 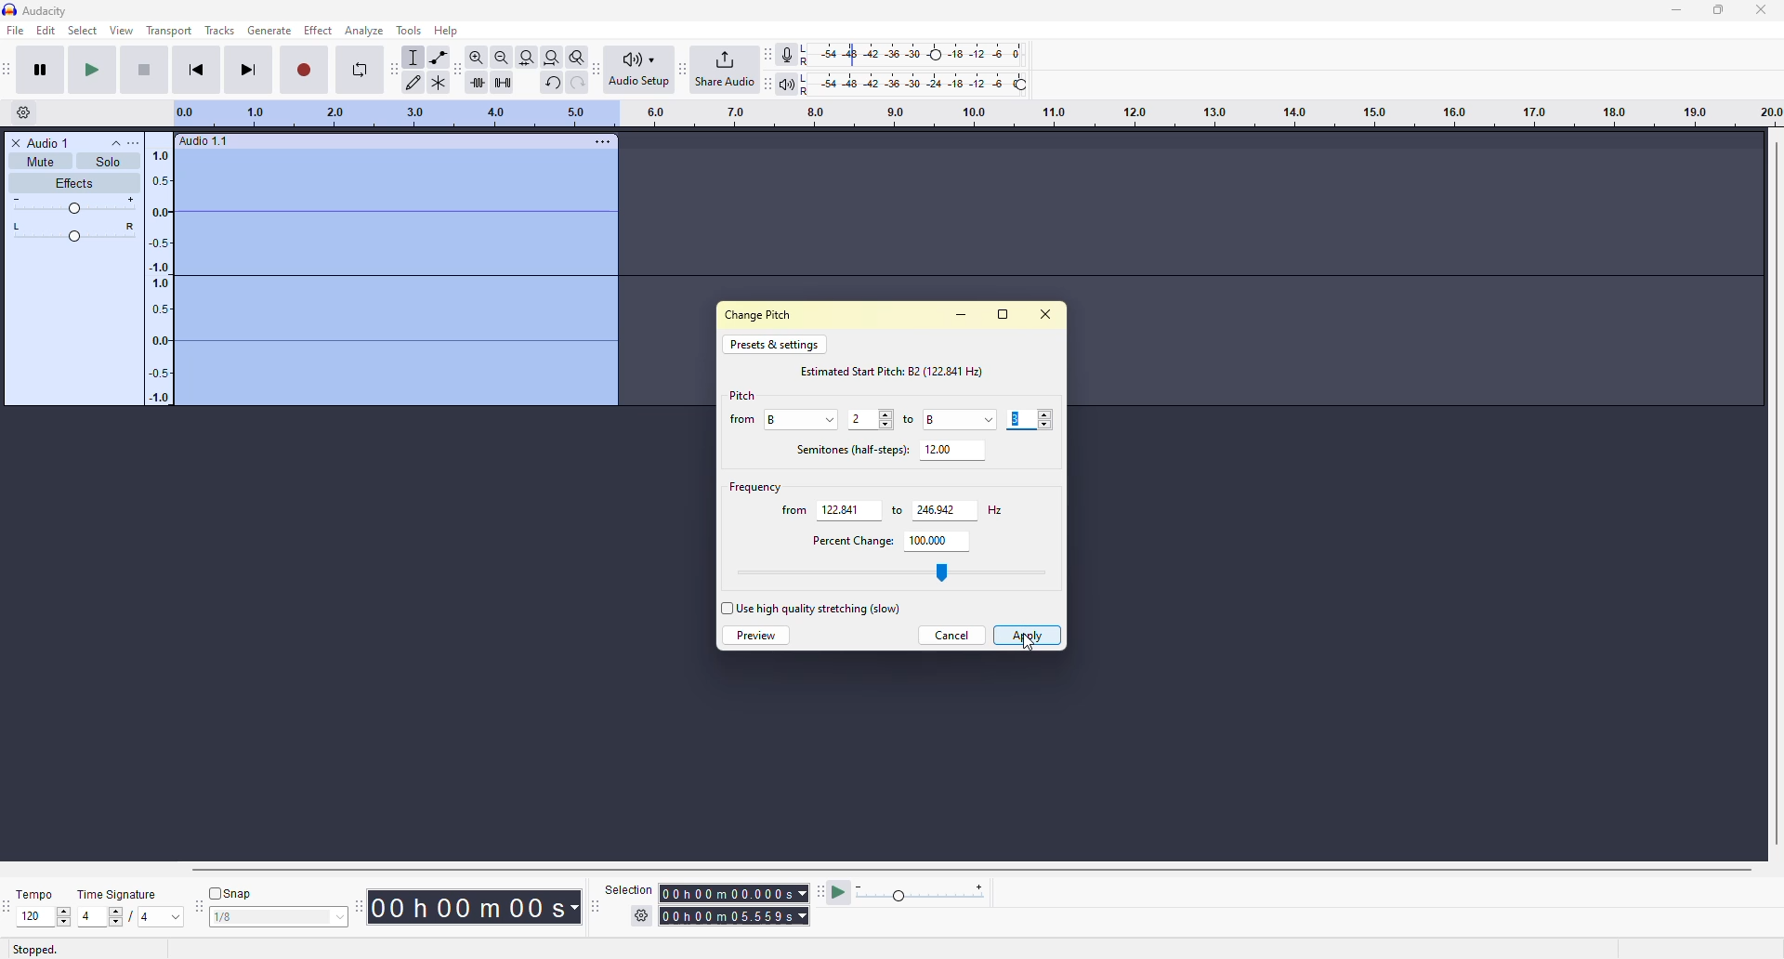 What do you see at coordinates (897, 369) in the screenshot?
I see `estimated start pitch` at bounding box center [897, 369].